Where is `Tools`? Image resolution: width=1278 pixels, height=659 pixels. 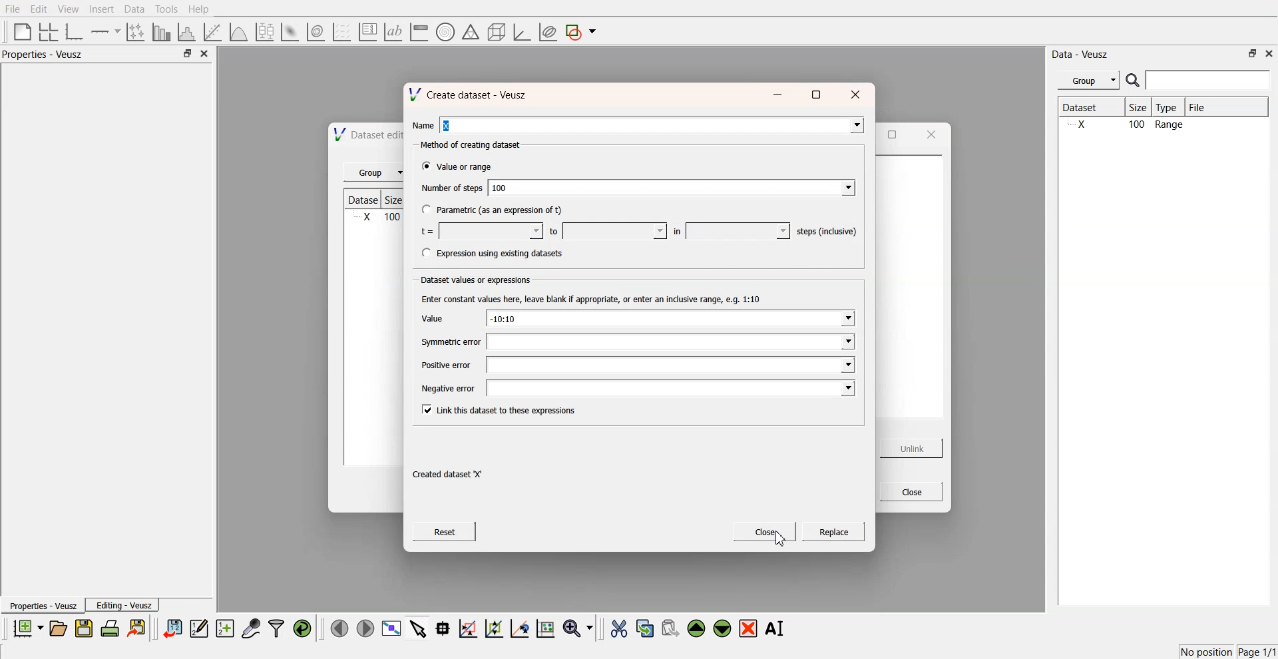 Tools is located at coordinates (165, 9).